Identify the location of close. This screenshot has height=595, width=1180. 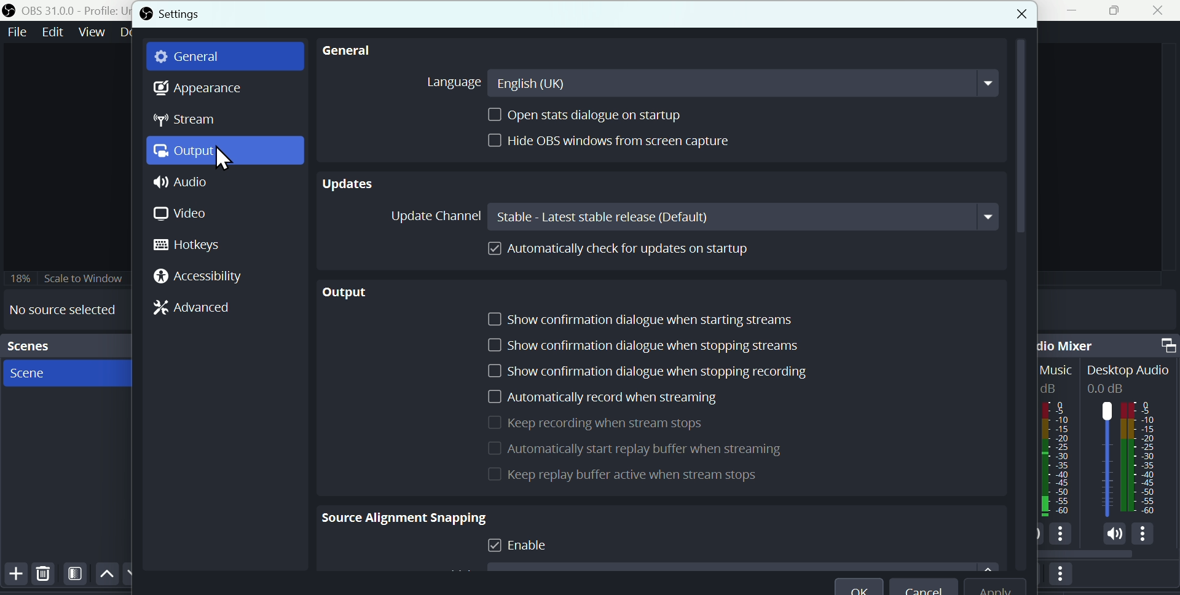
(1012, 15).